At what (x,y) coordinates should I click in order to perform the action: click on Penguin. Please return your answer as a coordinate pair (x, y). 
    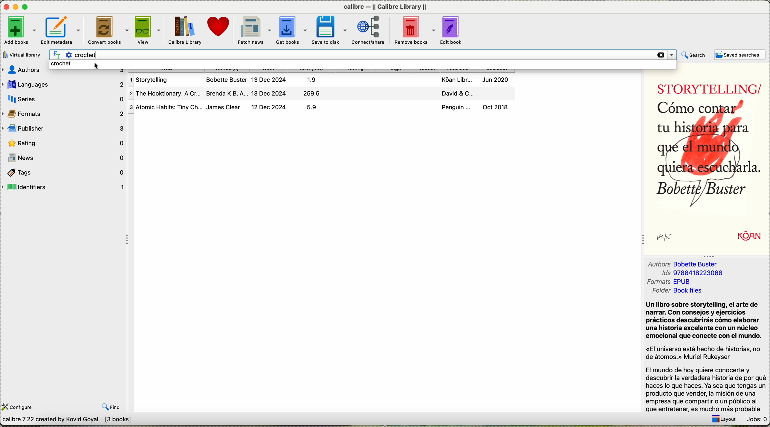
    Looking at the image, I should click on (456, 107).